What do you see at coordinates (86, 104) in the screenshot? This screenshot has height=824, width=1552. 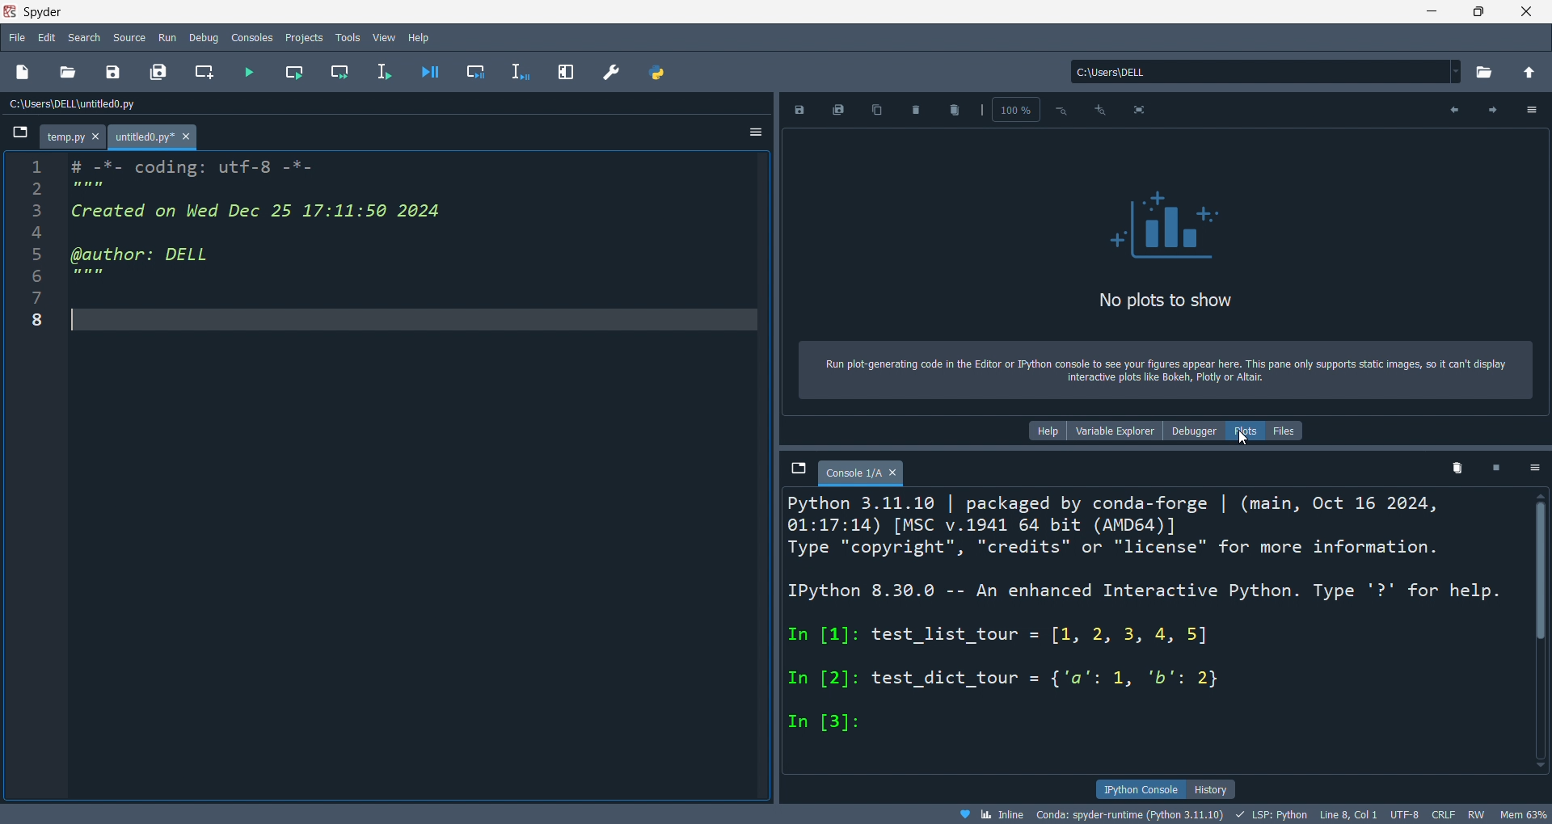 I see `file path` at bounding box center [86, 104].